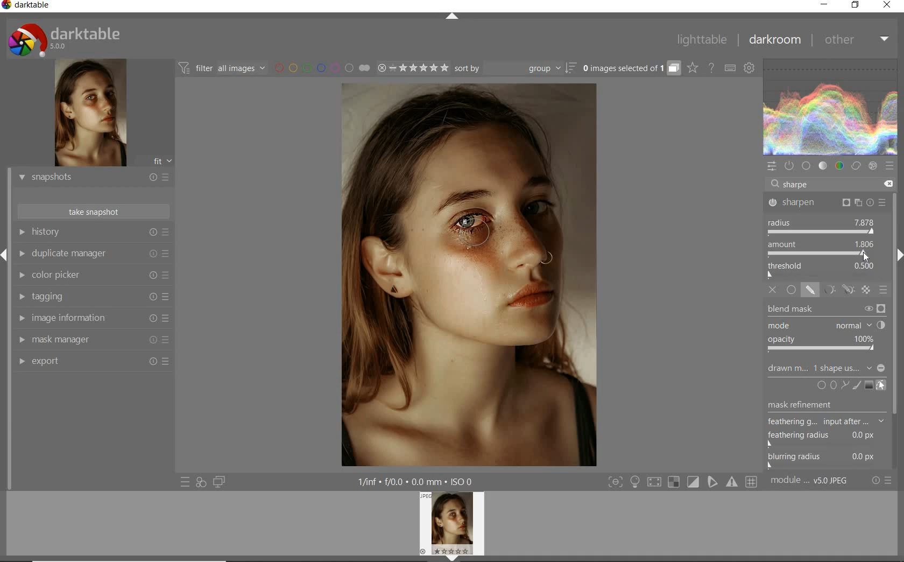 Image resolution: width=904 pixels, height=562 pixels. What do you see at coordinates (828, 203) in the screenshot?
I see `SHARPEN` at bounding box center [828, 203].